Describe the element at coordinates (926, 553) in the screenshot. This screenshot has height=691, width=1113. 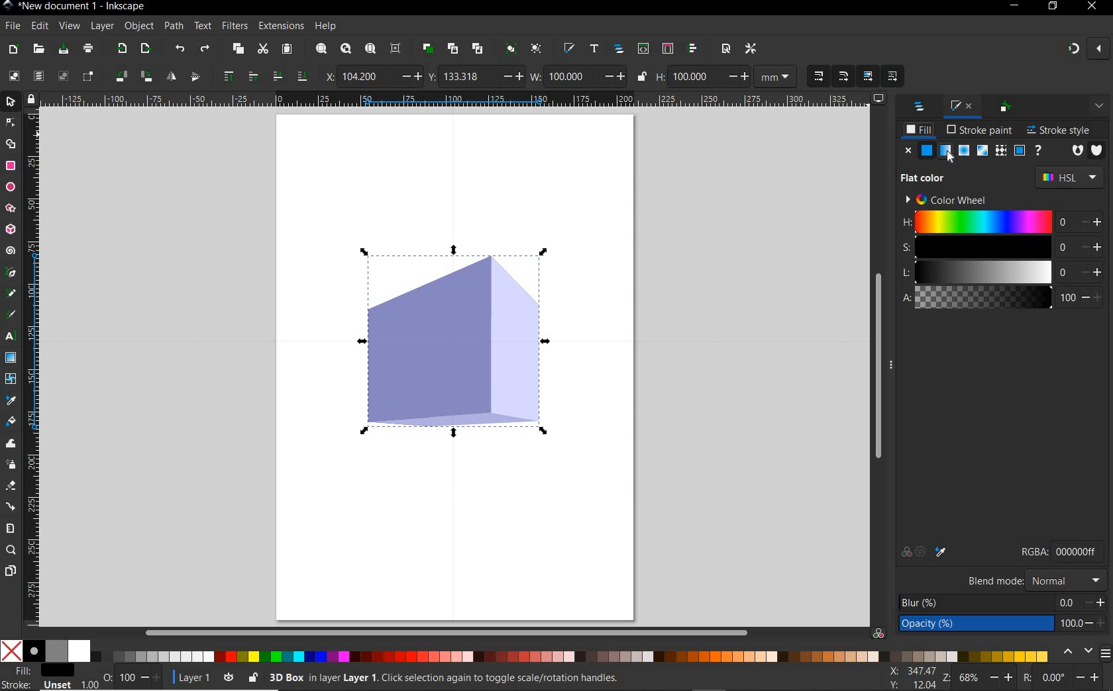
I see `color icons` at that location.